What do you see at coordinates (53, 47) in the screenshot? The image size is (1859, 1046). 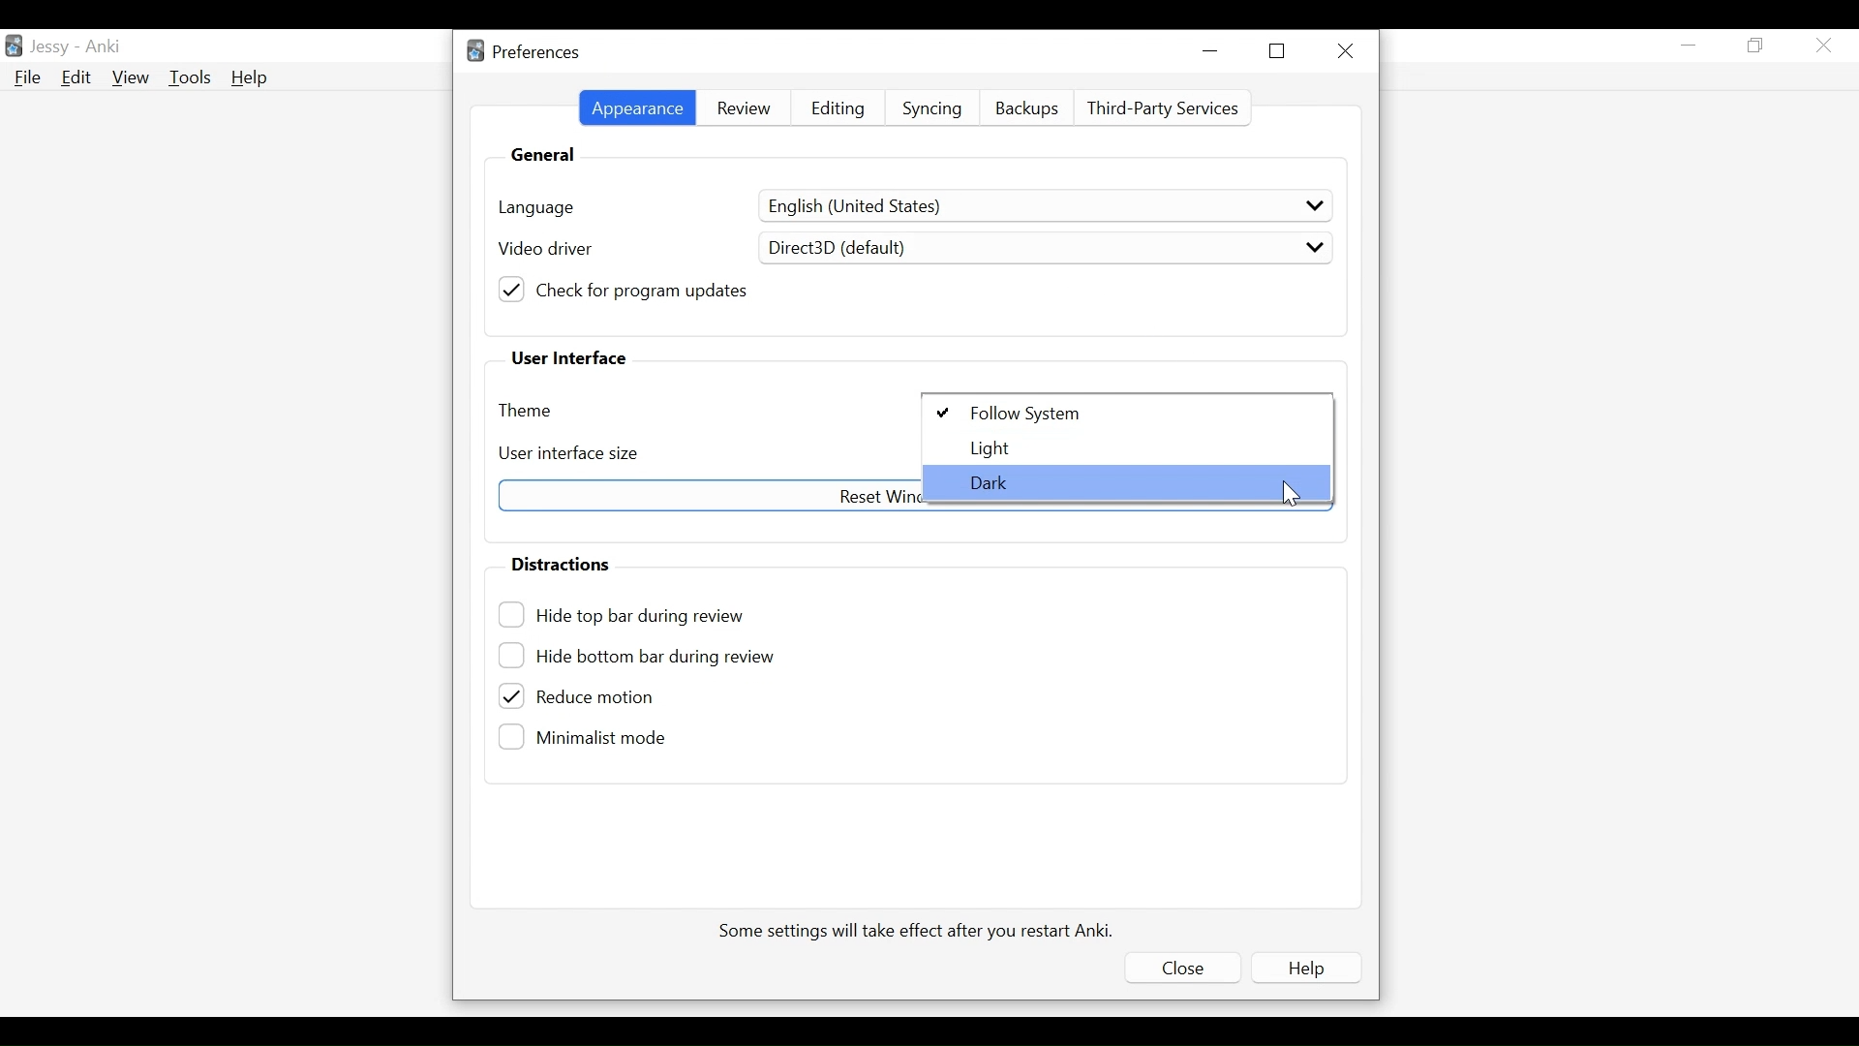 I see `User Name` at bounding box center [53, 47].